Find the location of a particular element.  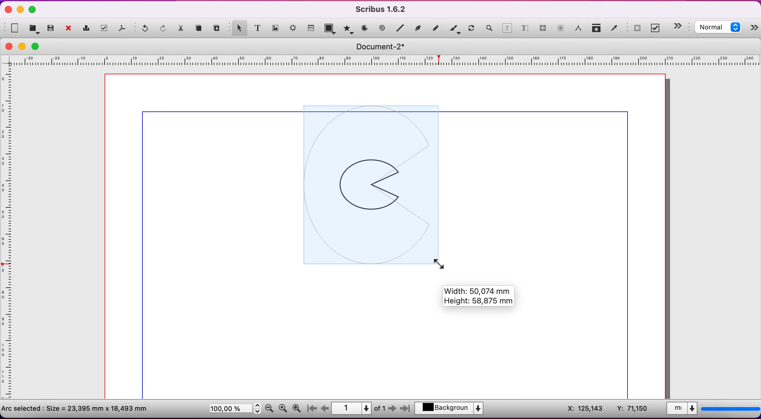

zoom to 100% is located at coordinates (283, 409).